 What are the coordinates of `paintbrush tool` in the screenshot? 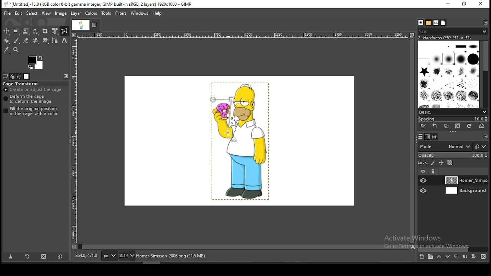 It's located at (16, 41).